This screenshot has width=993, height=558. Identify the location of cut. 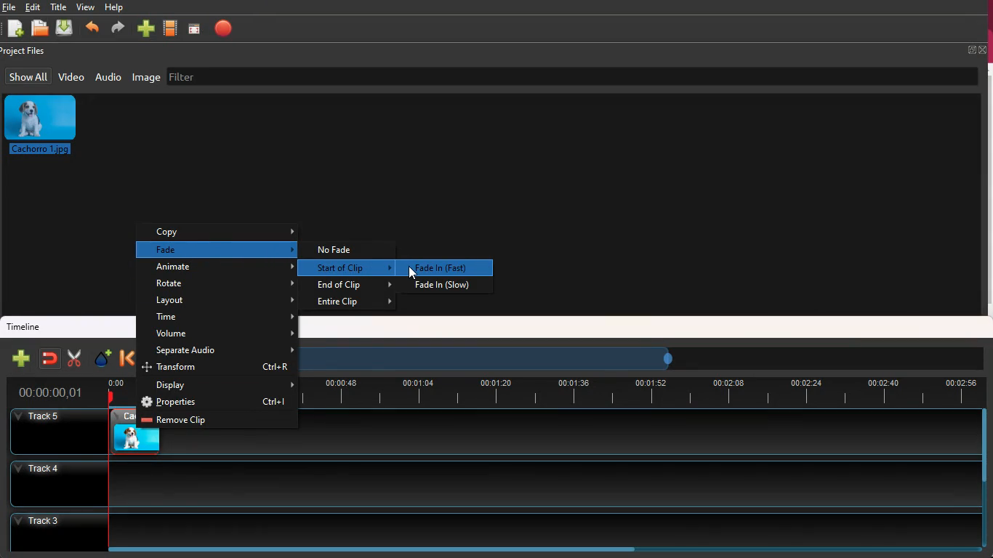
(73, 357).